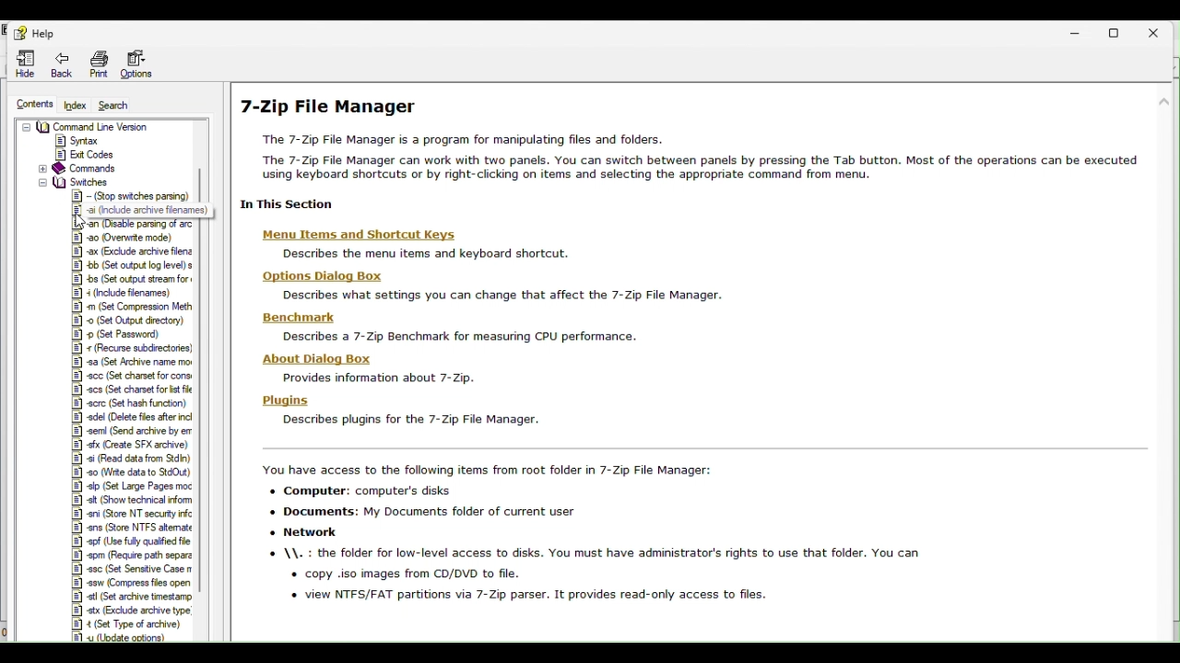  Describe the element at coordinates (132, 361) in the screenshot. I see `set archiven name` at that location.